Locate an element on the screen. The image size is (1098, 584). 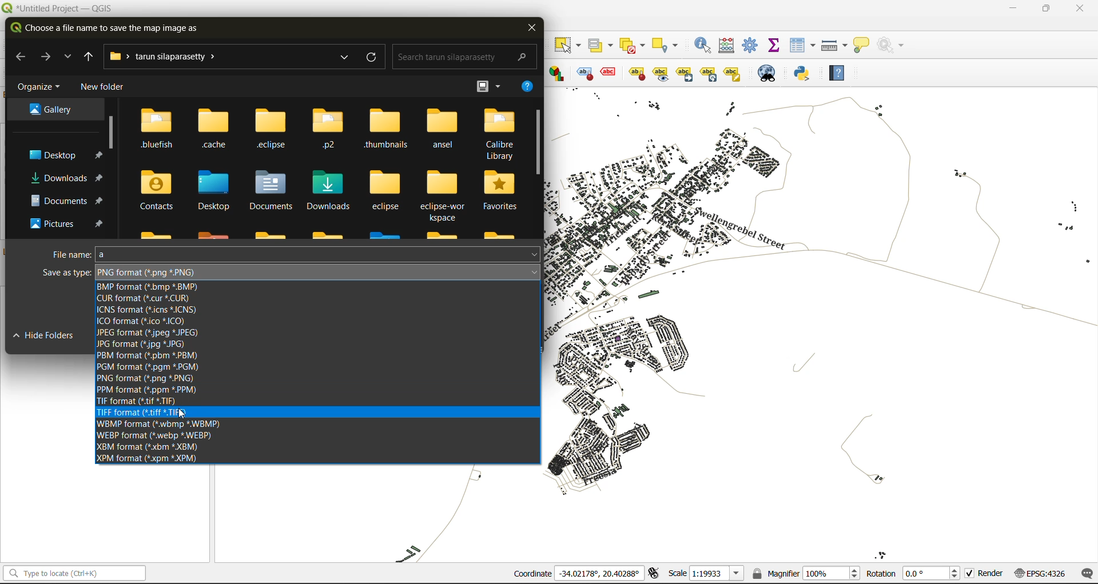
vertical scroll bar is located at coordinates (538, 143).